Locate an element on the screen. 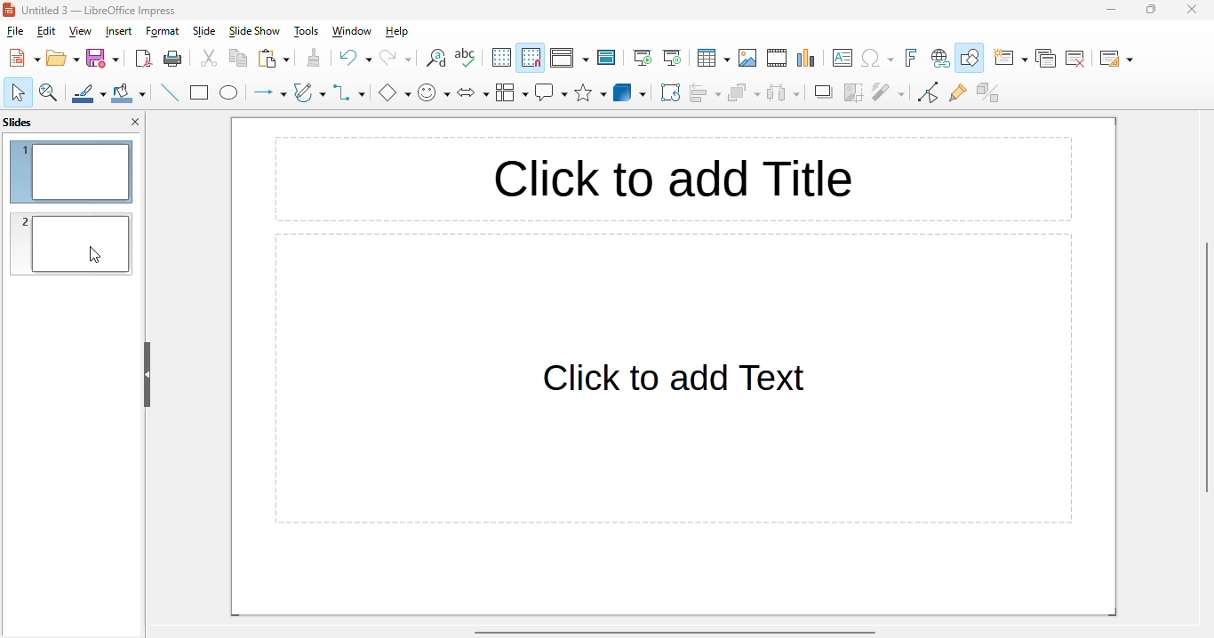  table is located at coordinates (713, 58).